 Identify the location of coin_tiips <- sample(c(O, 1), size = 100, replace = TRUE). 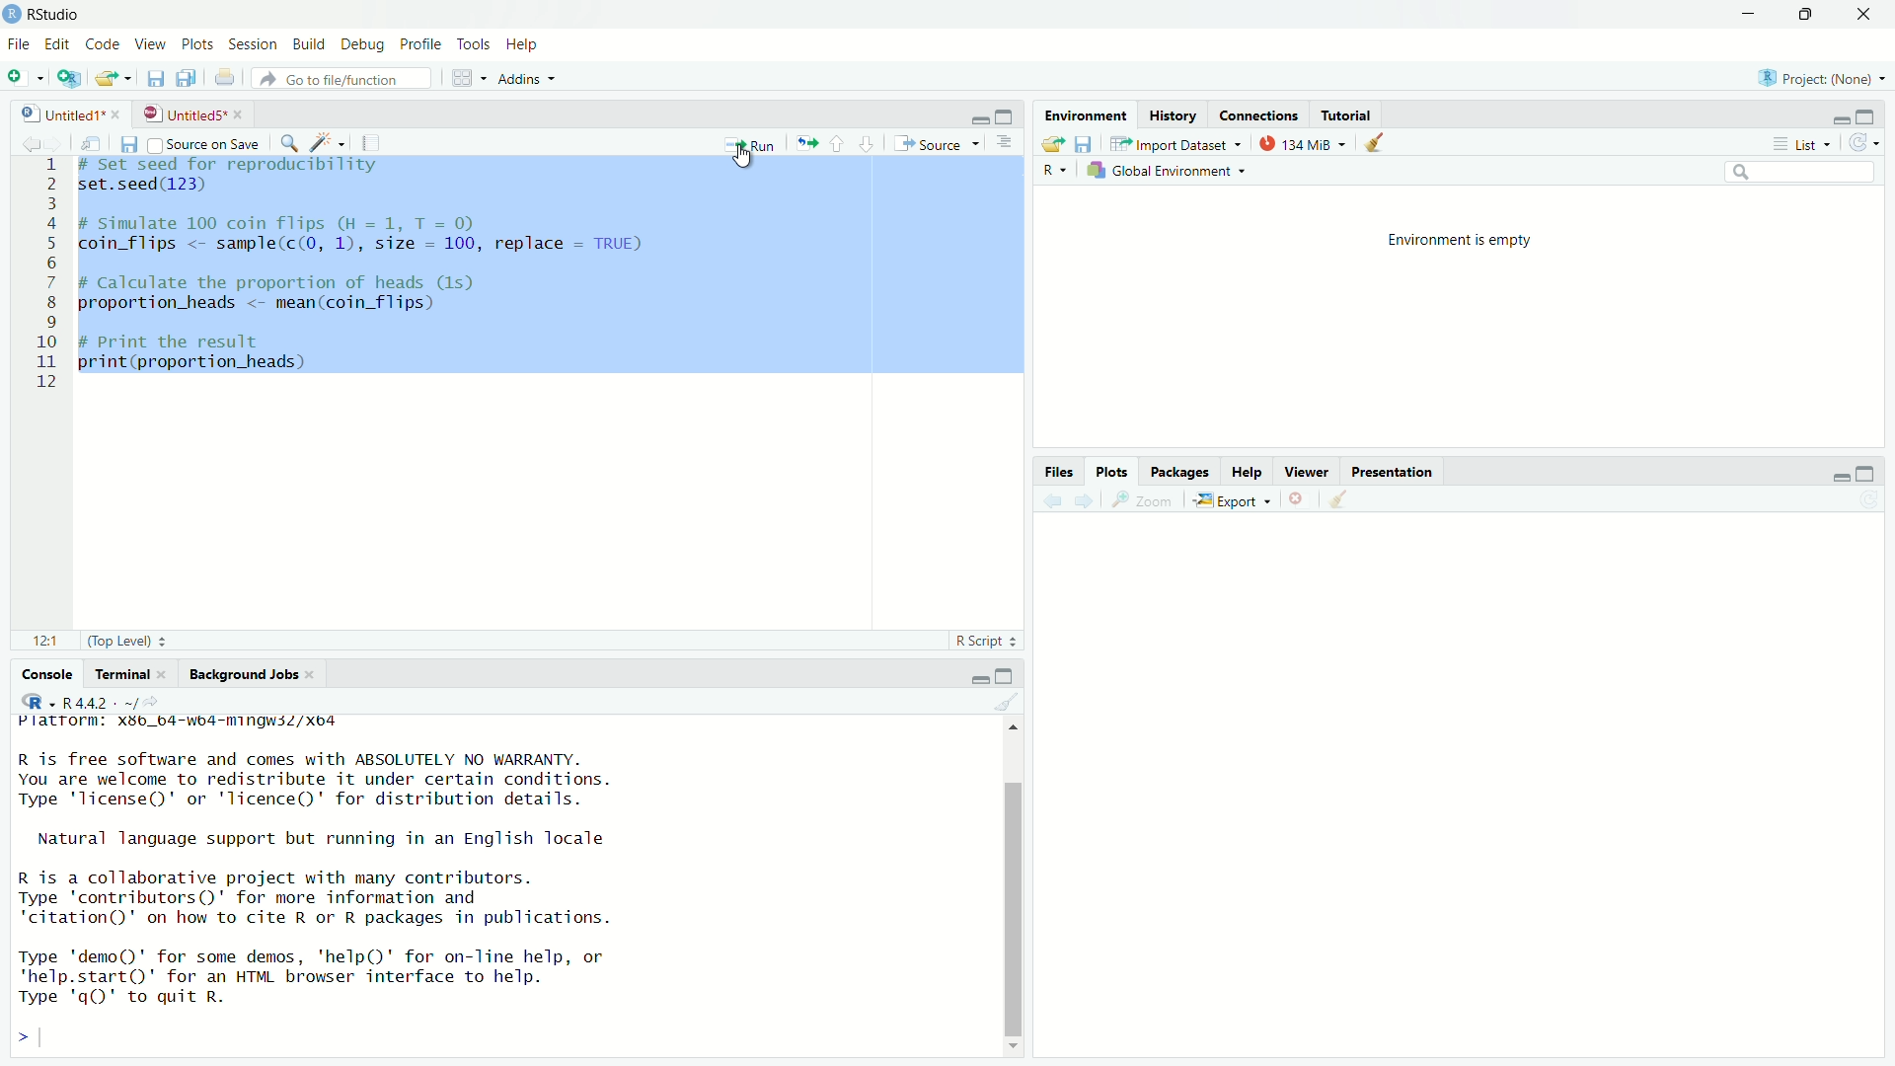
(372, 245).